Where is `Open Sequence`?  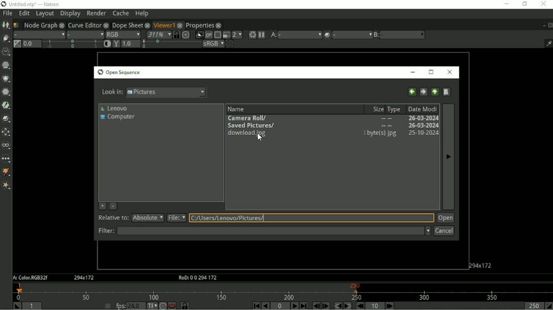 Open Sequence is located at coordinates (120, 72).